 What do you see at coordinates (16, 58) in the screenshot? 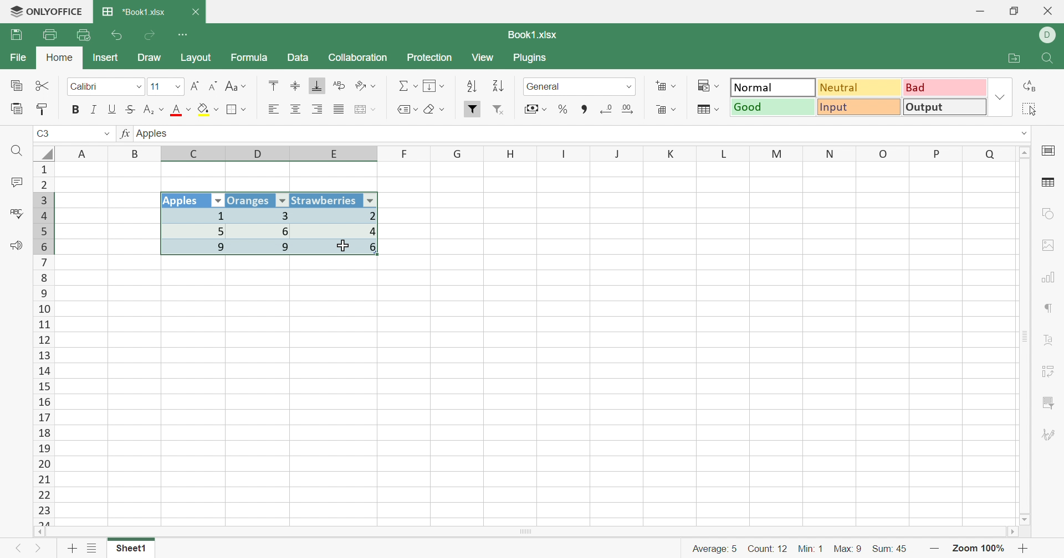
I see `File` at bounding box center [16, 58].